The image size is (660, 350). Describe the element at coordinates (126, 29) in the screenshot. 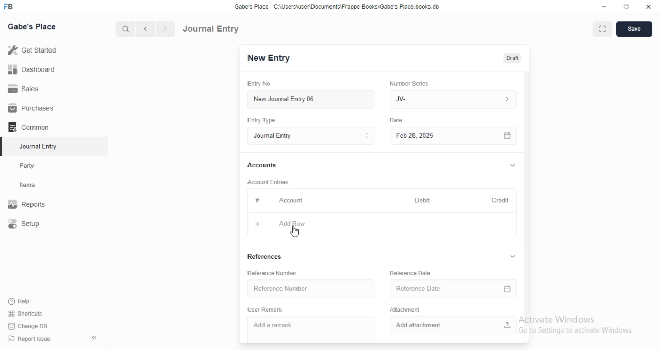

I see `search` at that location.